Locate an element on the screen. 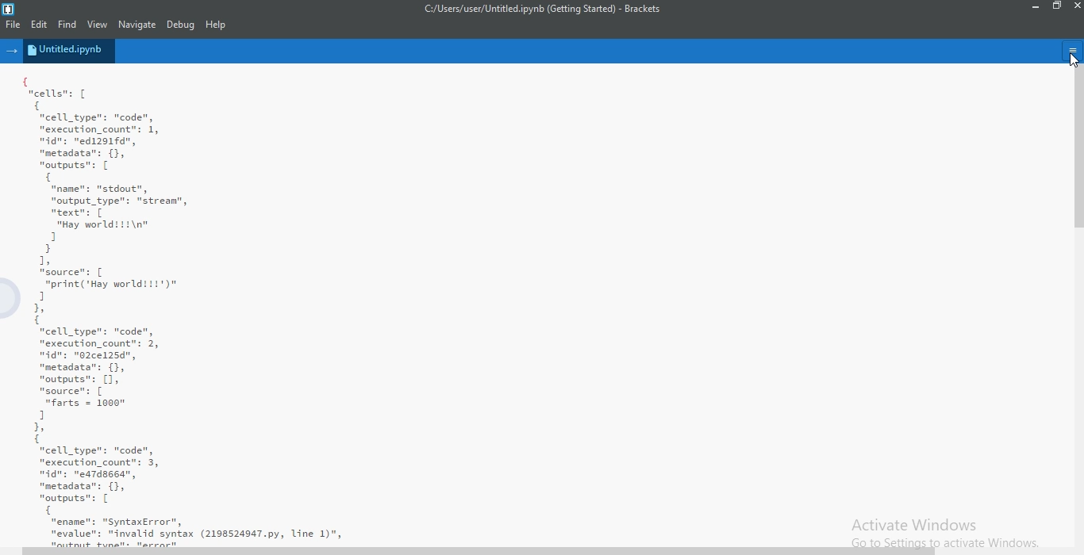  File is located at coordinates (13, 25).